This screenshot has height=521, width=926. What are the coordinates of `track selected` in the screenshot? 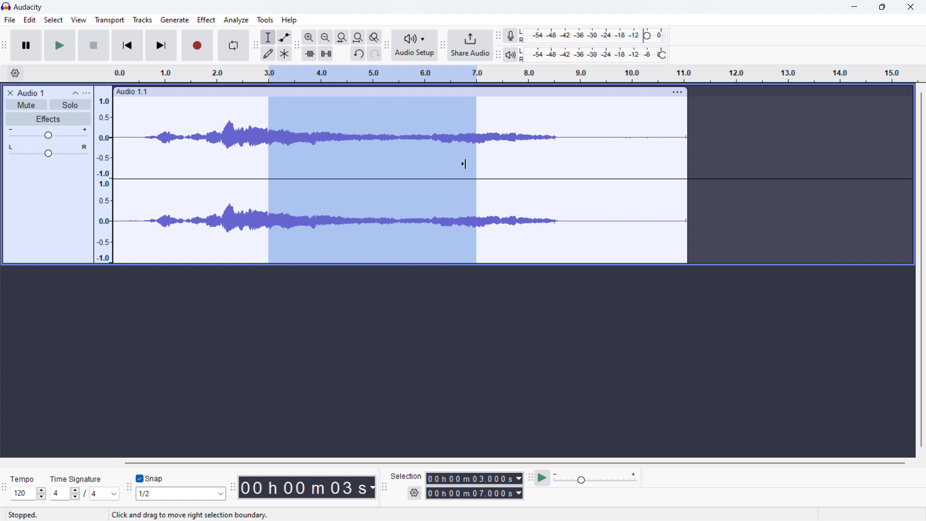 It's located at (584, 179).